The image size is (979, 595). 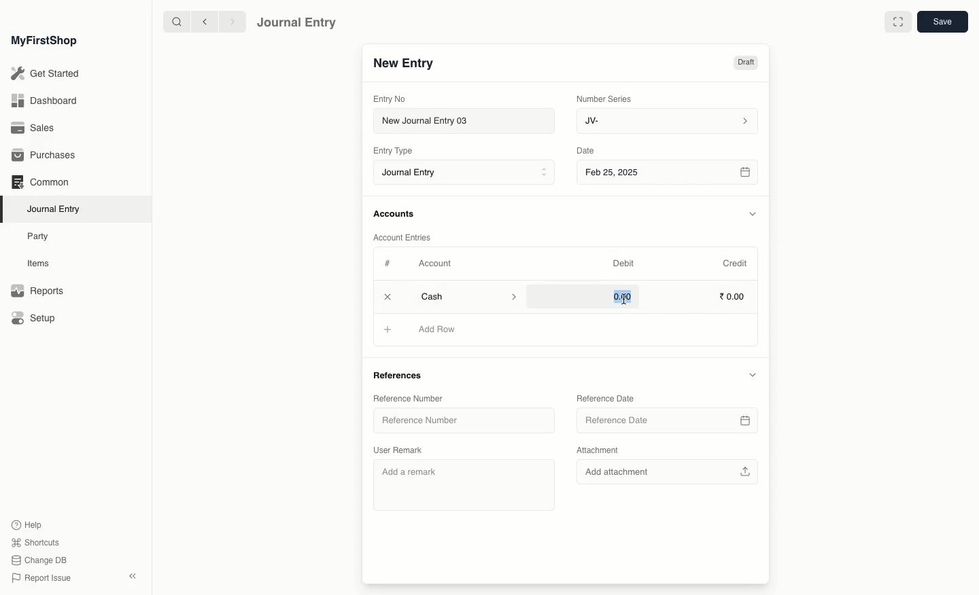 What do you see at coordinates (33, 541) in the screenshot?
I see `Shortcuts` at bounding box center [33, 541].